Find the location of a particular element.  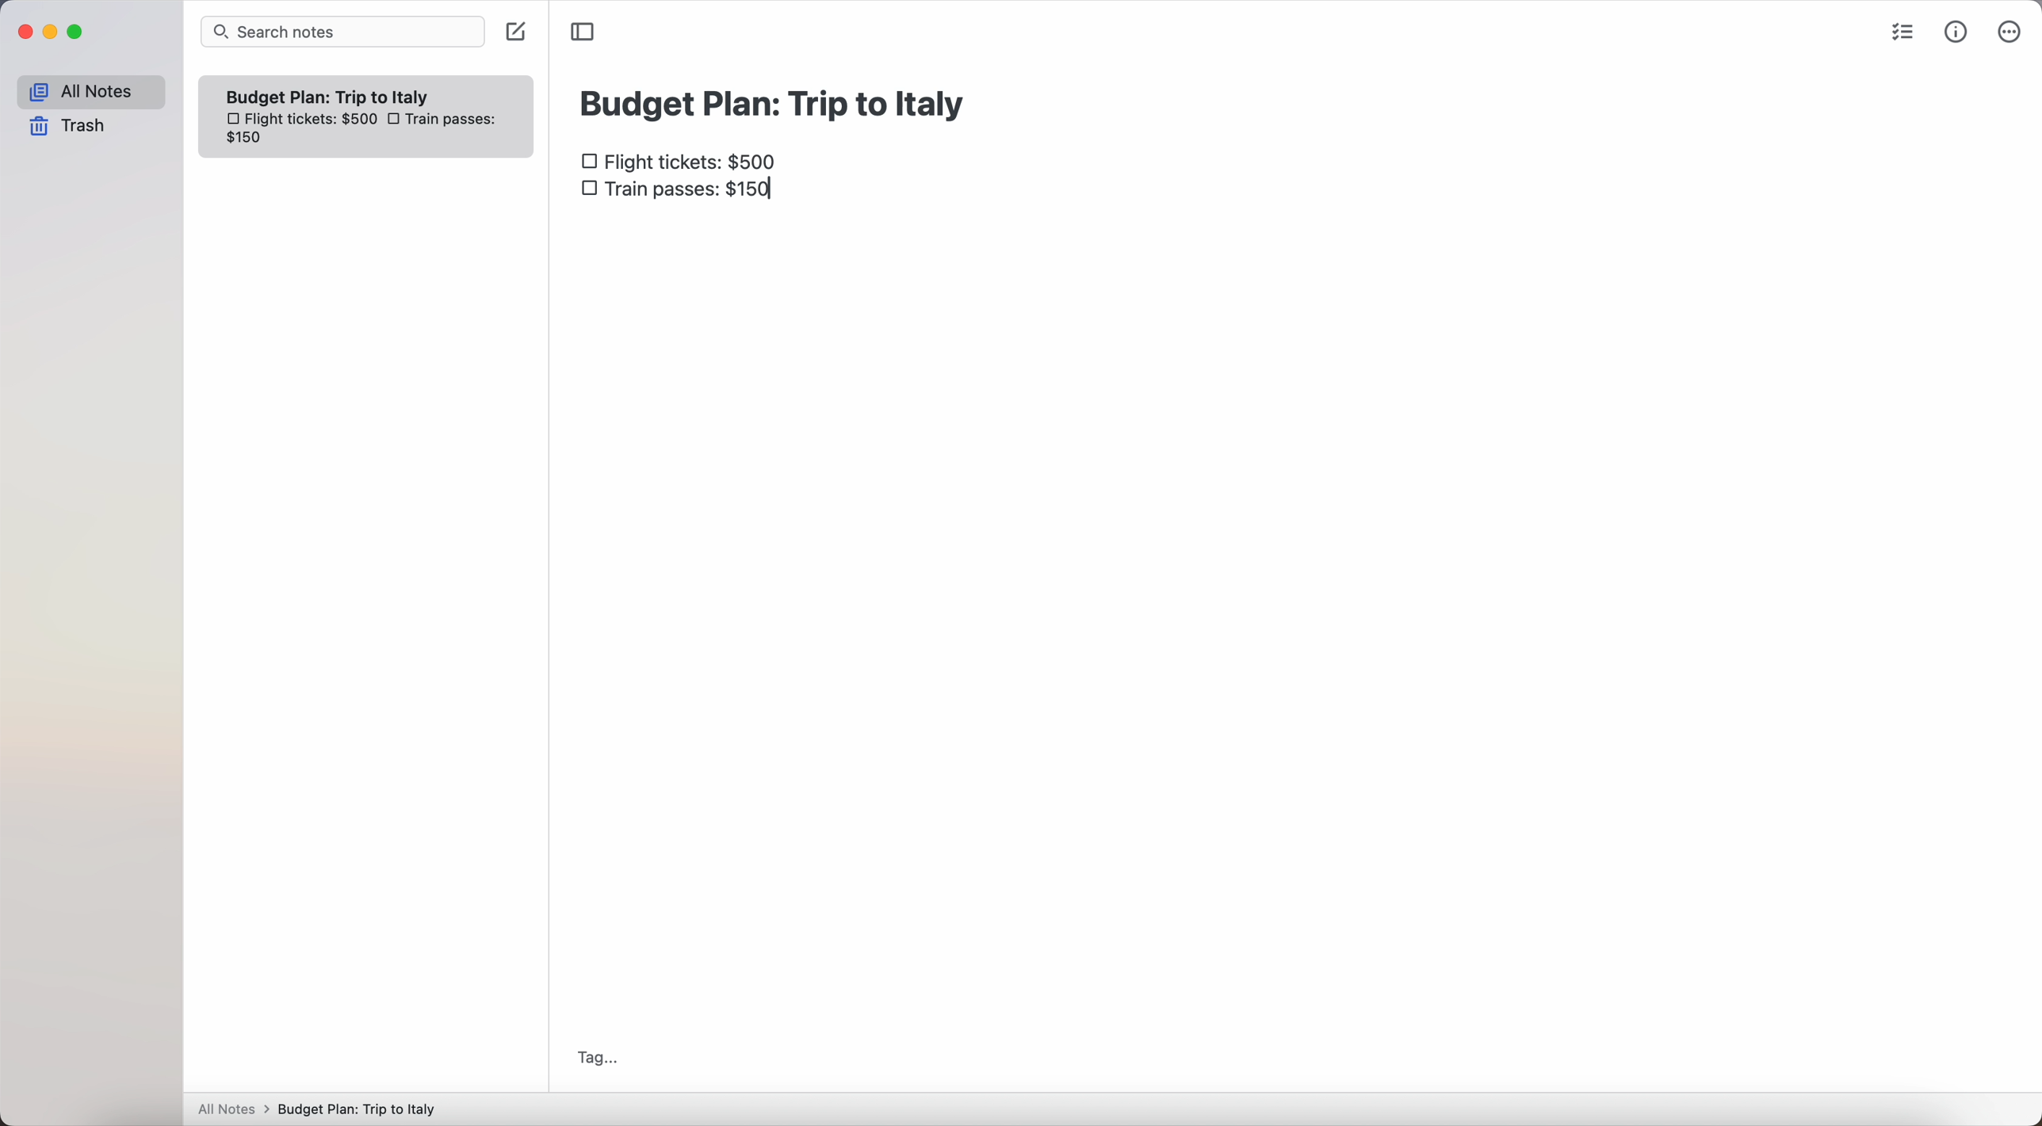

all notes is located at coordinates (90, 92).